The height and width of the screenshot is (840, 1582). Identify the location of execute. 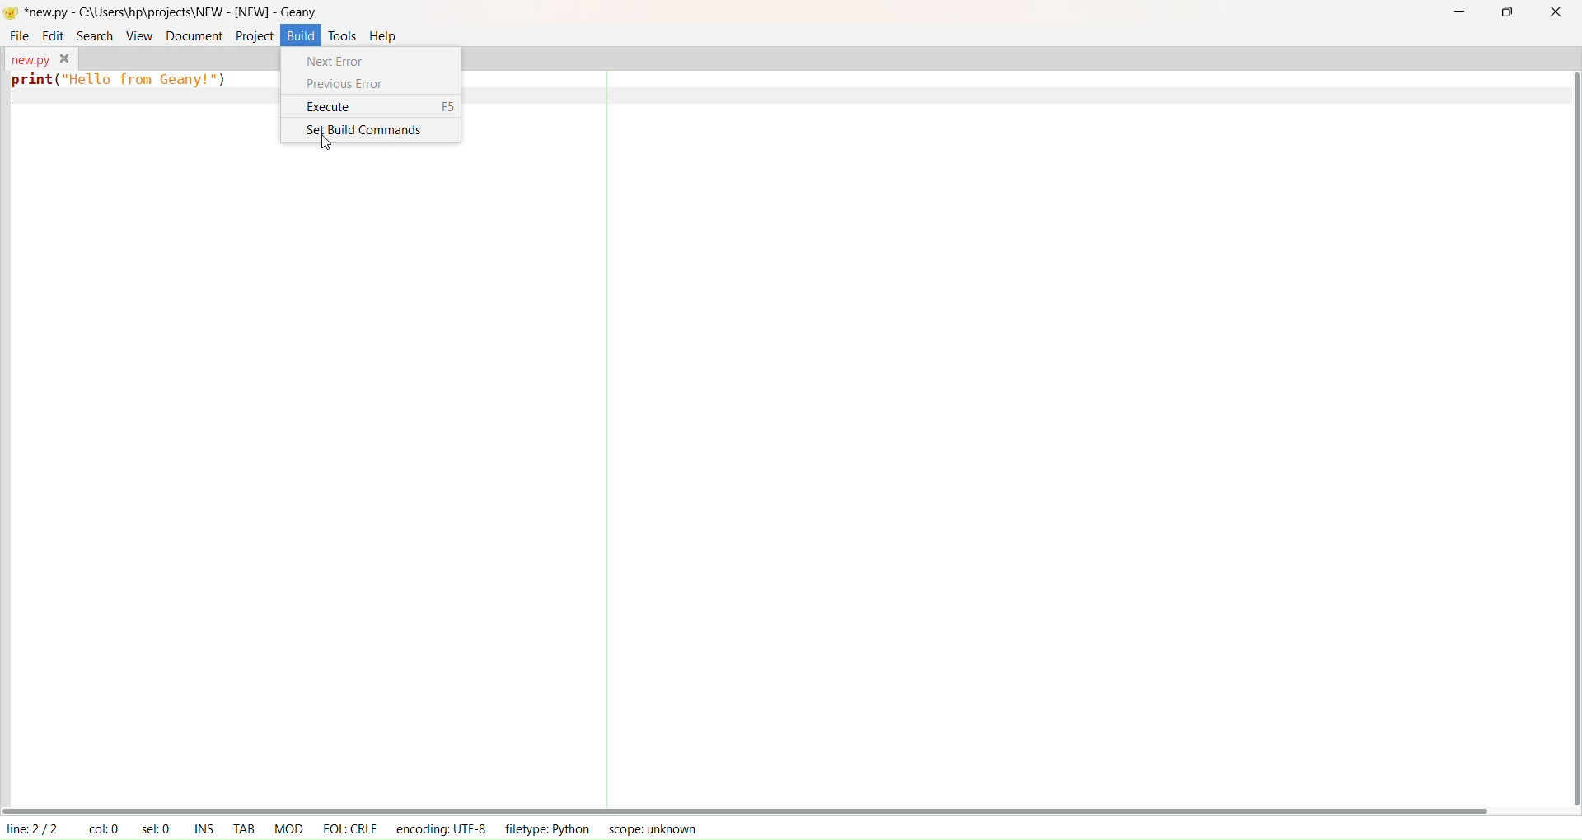
(381, 108).